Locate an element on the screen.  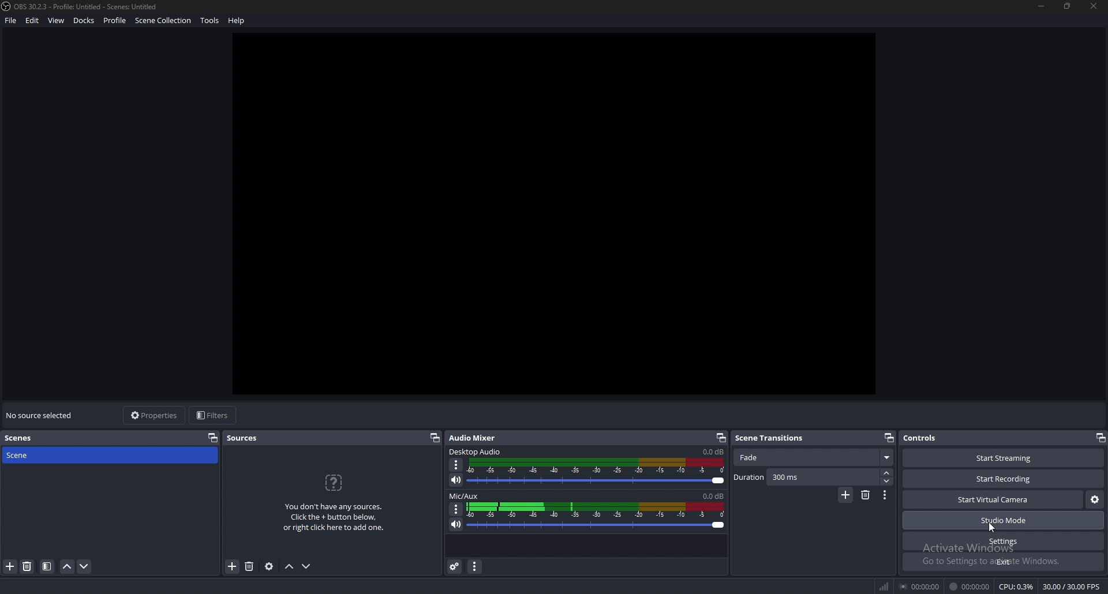
Configure virtual camera is located at coordinates (1094, 500).